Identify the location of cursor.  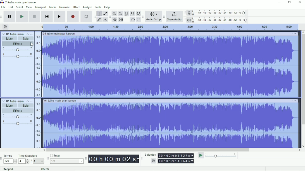
(32, 45).